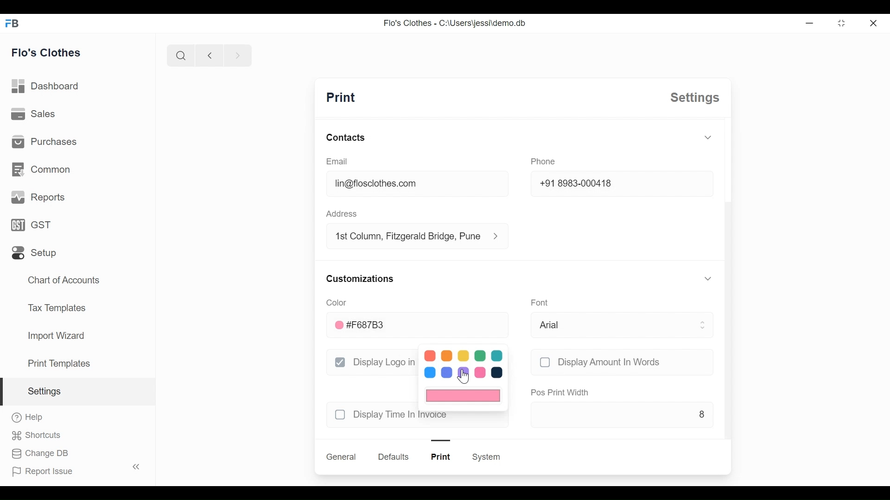 This screenshot has height=500, width=890. Describe the element at coordinates (44, 391) in the screenshot. I see `settings` at that location.